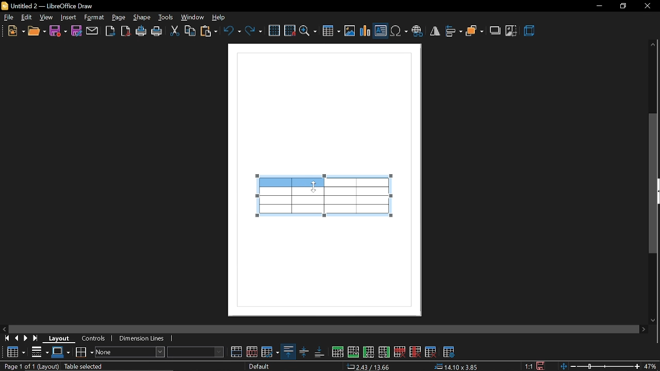 This screenshot has height=371, width=660. Describe the element at coordinates (541, 365) in the screenshot. I see `save` at that location.